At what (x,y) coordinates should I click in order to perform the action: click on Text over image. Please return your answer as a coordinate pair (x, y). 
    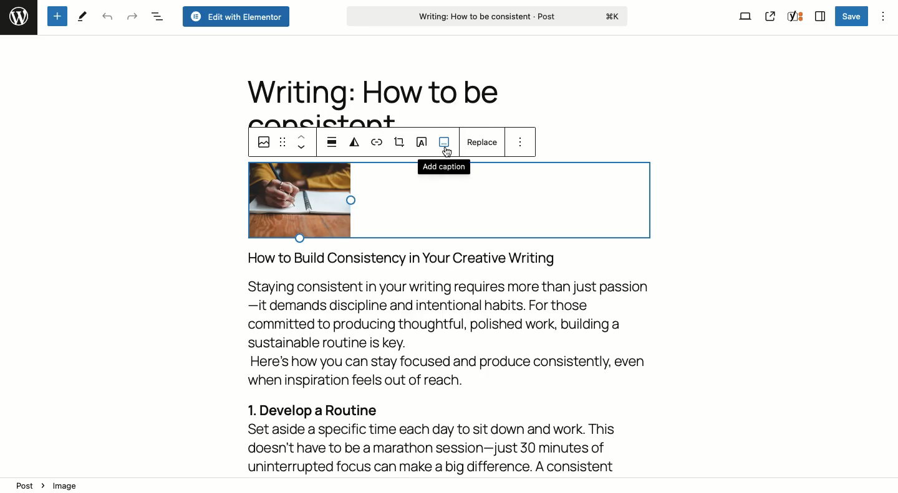
    Looking at the image, I should click on (422, 141).